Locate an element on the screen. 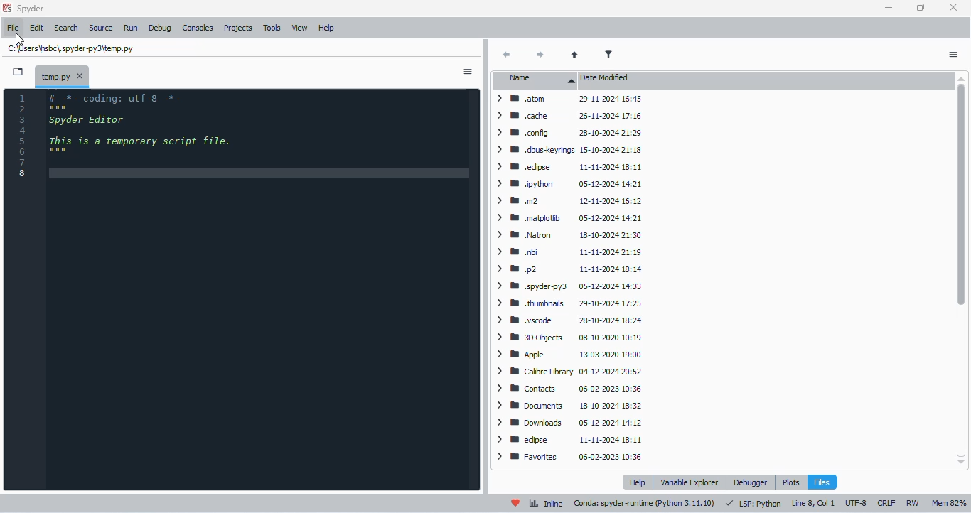  > BB DObjects 08-10-2020 10:19 is located at coordinates (567, 337).